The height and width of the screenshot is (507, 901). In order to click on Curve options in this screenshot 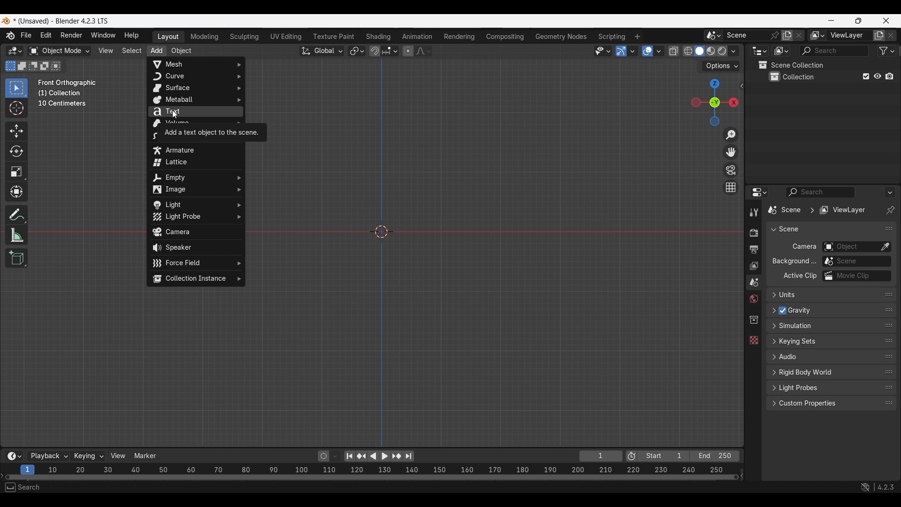, I will do `click(196, 76)`.